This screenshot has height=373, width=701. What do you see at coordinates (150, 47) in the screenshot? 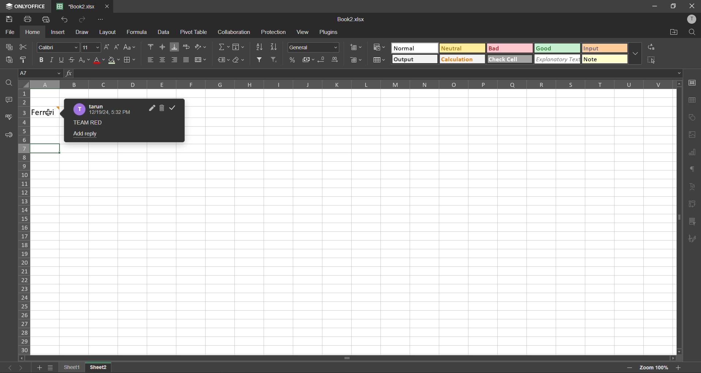
I see `align top` at bounding box center [150, 47].